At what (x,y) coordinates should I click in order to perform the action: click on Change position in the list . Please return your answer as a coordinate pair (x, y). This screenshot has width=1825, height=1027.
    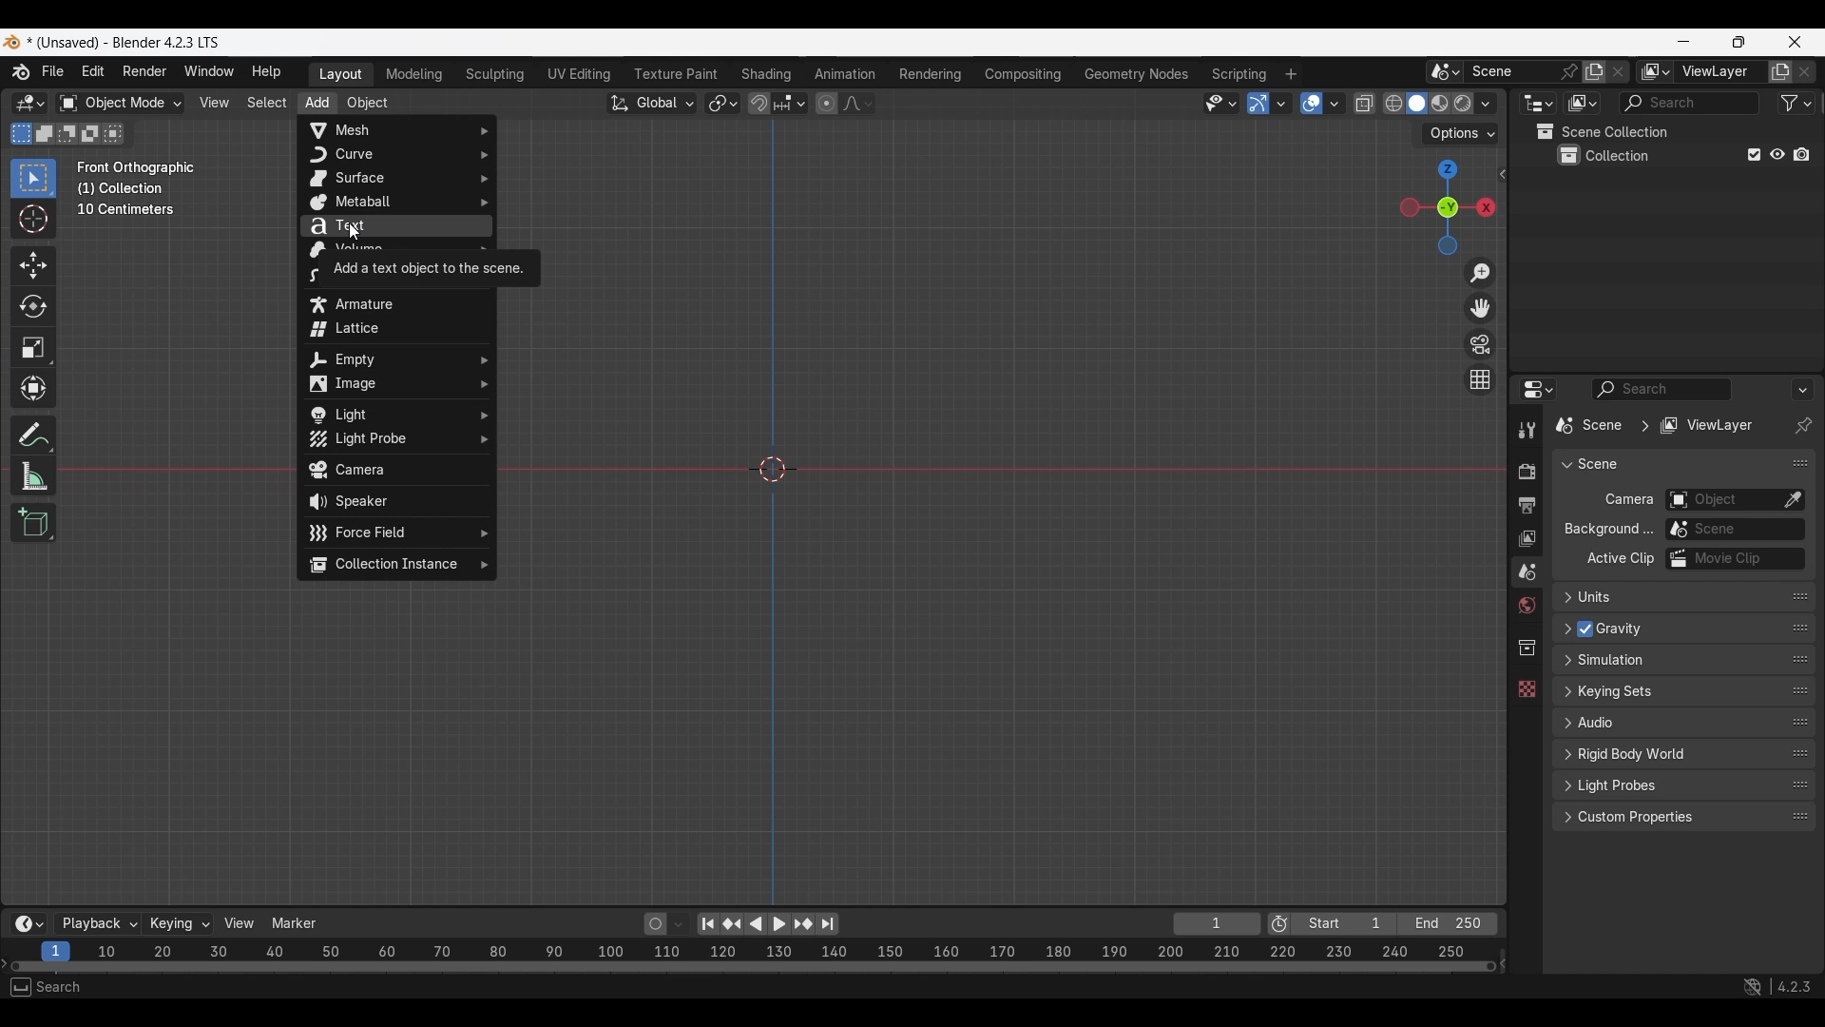
    Looking at the image, I should click on (1800, 596).